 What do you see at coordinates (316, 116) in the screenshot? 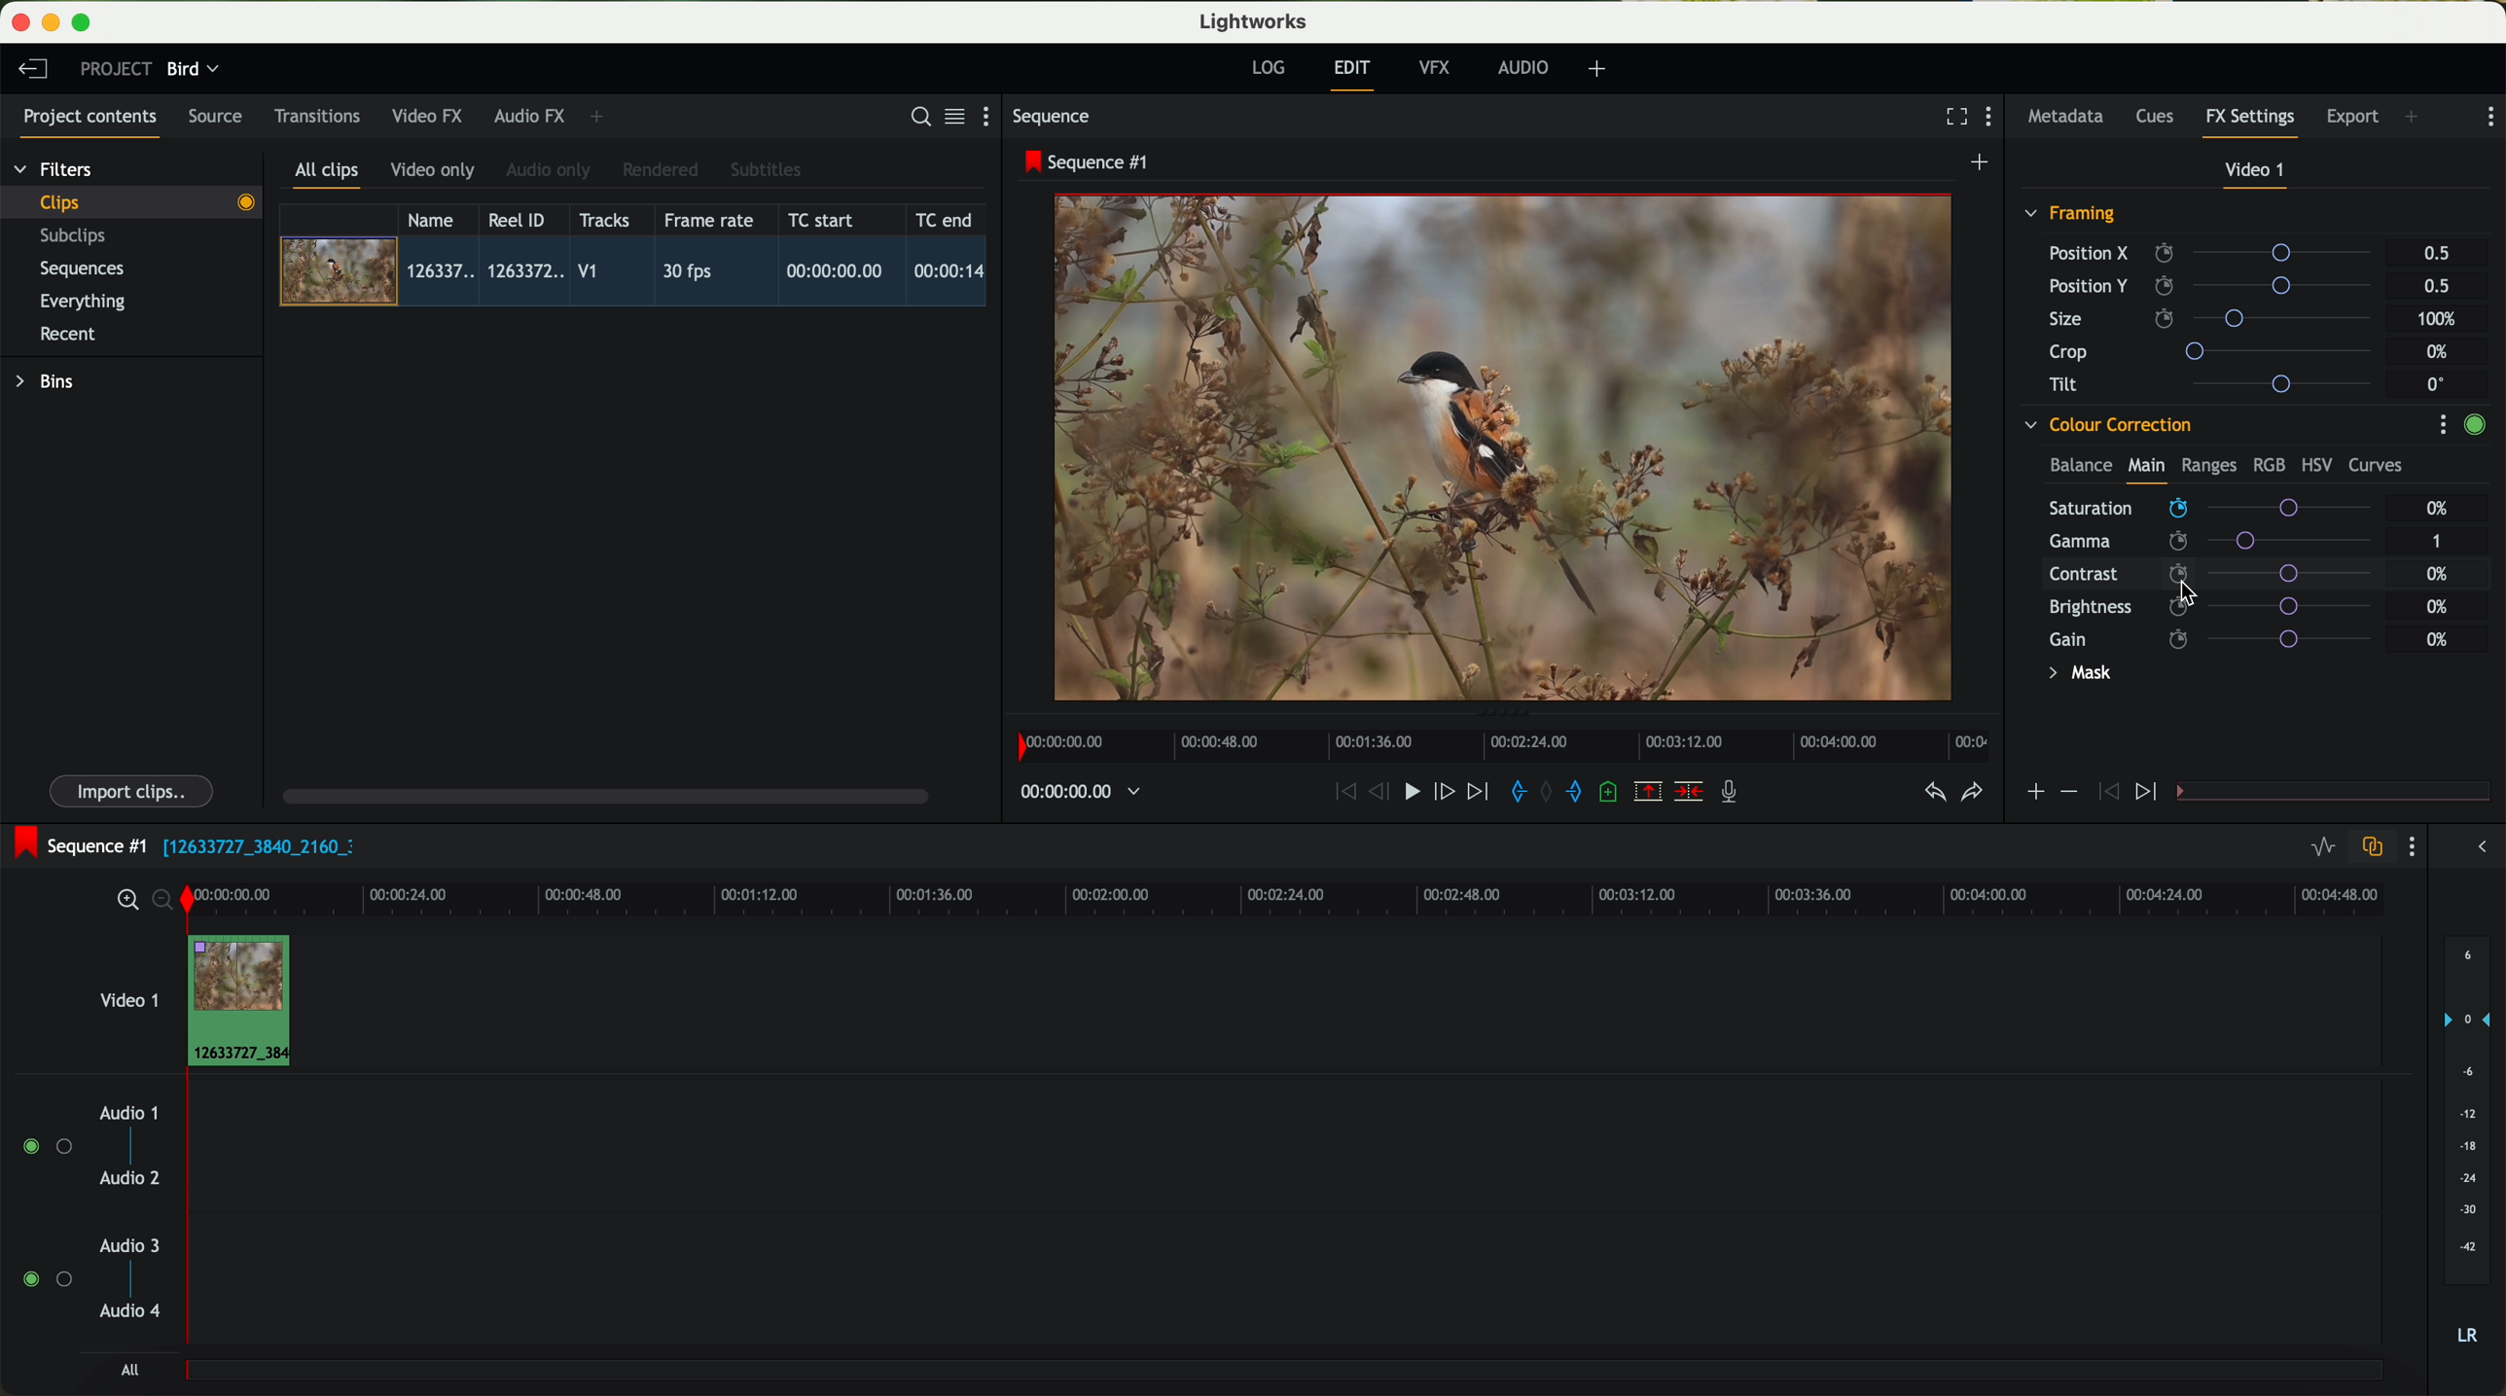
I see `transitions` at bounding box center [316, 116].